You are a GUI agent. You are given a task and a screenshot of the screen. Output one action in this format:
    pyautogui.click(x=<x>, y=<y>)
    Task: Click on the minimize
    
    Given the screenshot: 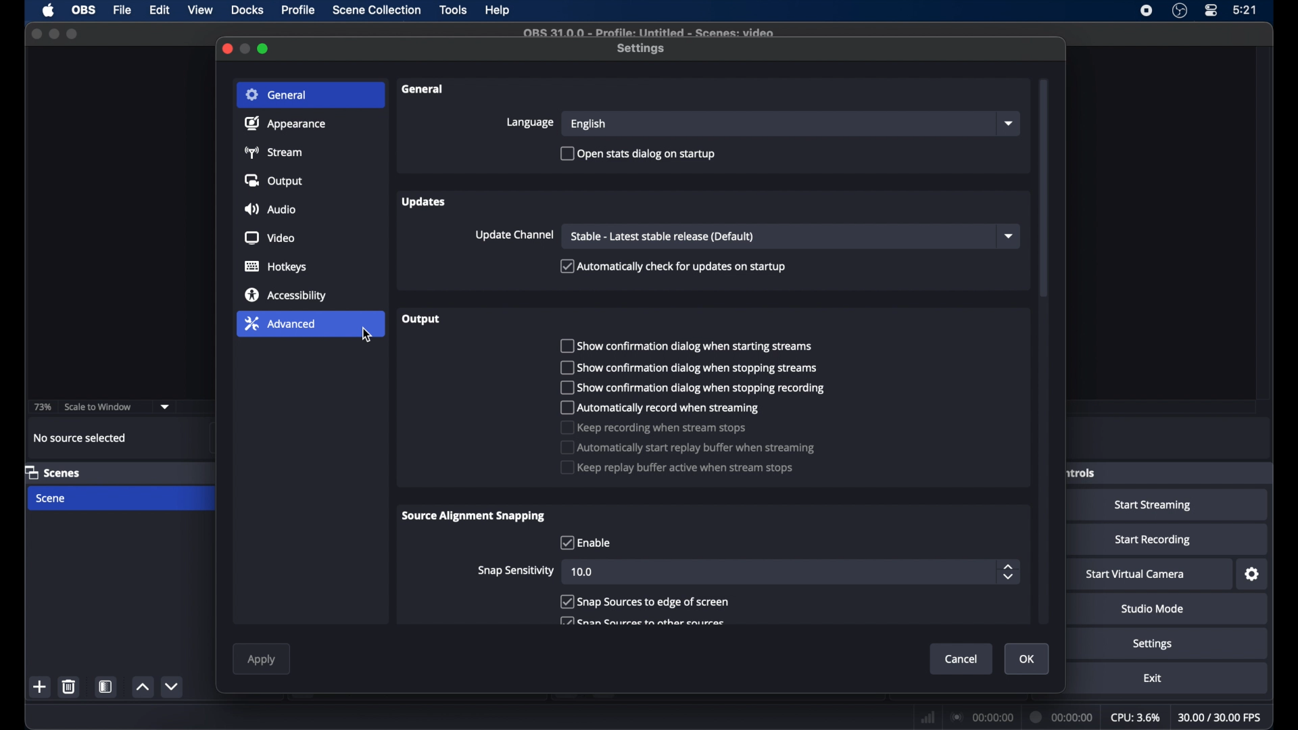 What is the action you would take?
    pyautogui.click(x=246, y=49)
    